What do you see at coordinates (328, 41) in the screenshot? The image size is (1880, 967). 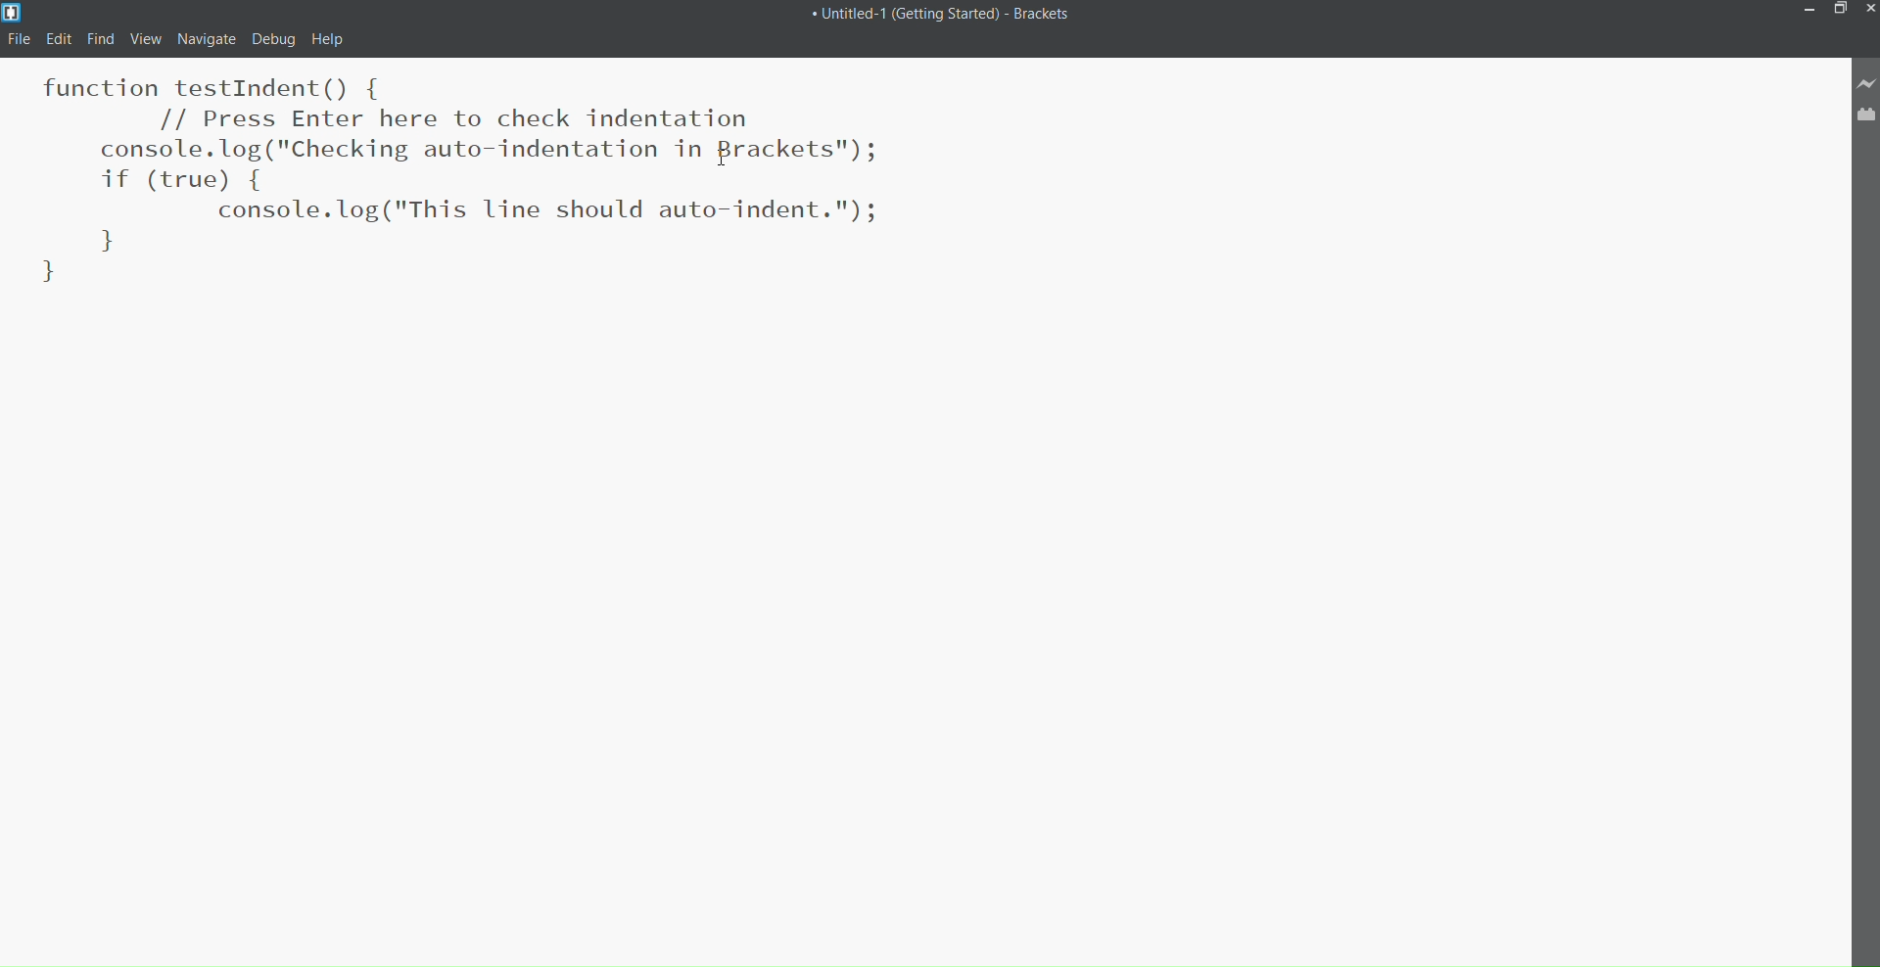 I see `help` at bounding box center [328, 41].